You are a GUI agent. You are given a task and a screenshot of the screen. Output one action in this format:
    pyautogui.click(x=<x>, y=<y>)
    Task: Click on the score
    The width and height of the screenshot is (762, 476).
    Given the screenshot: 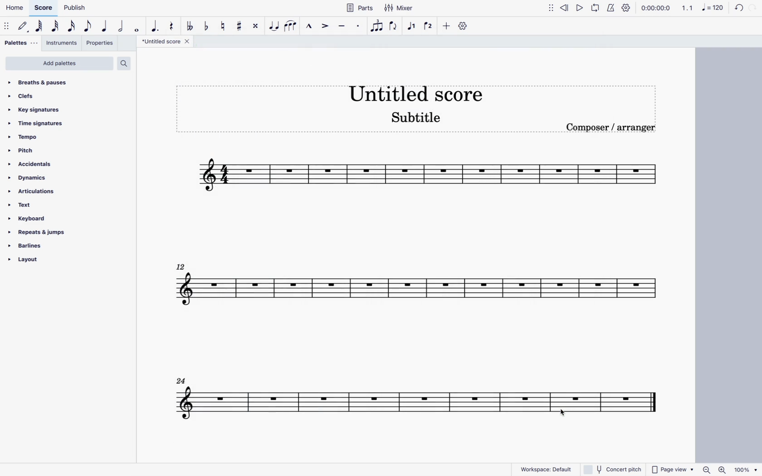 What is the action you would take?
    pyautogui.click(x=415, y=292)
    